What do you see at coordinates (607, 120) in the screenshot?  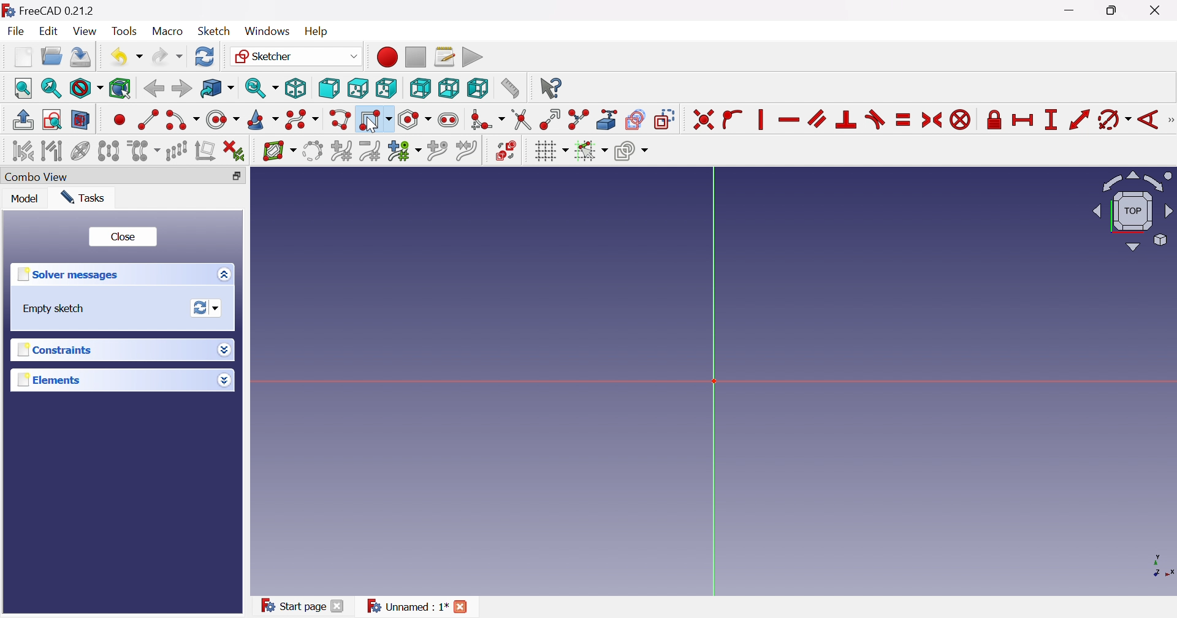 I see `Create external geometry` at bounding box center [607, 120].